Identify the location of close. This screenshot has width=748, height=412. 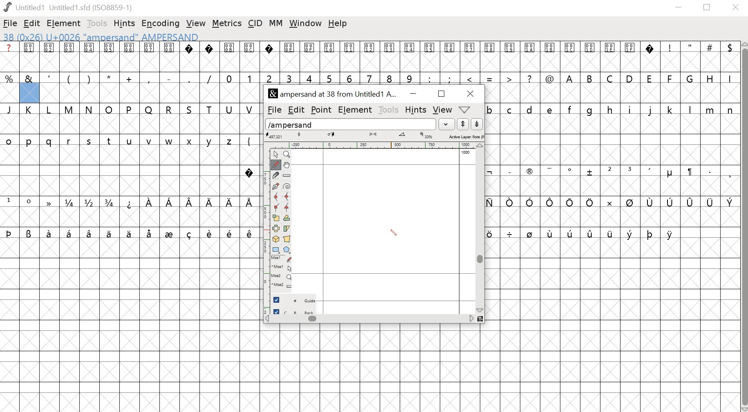
(468, 93).